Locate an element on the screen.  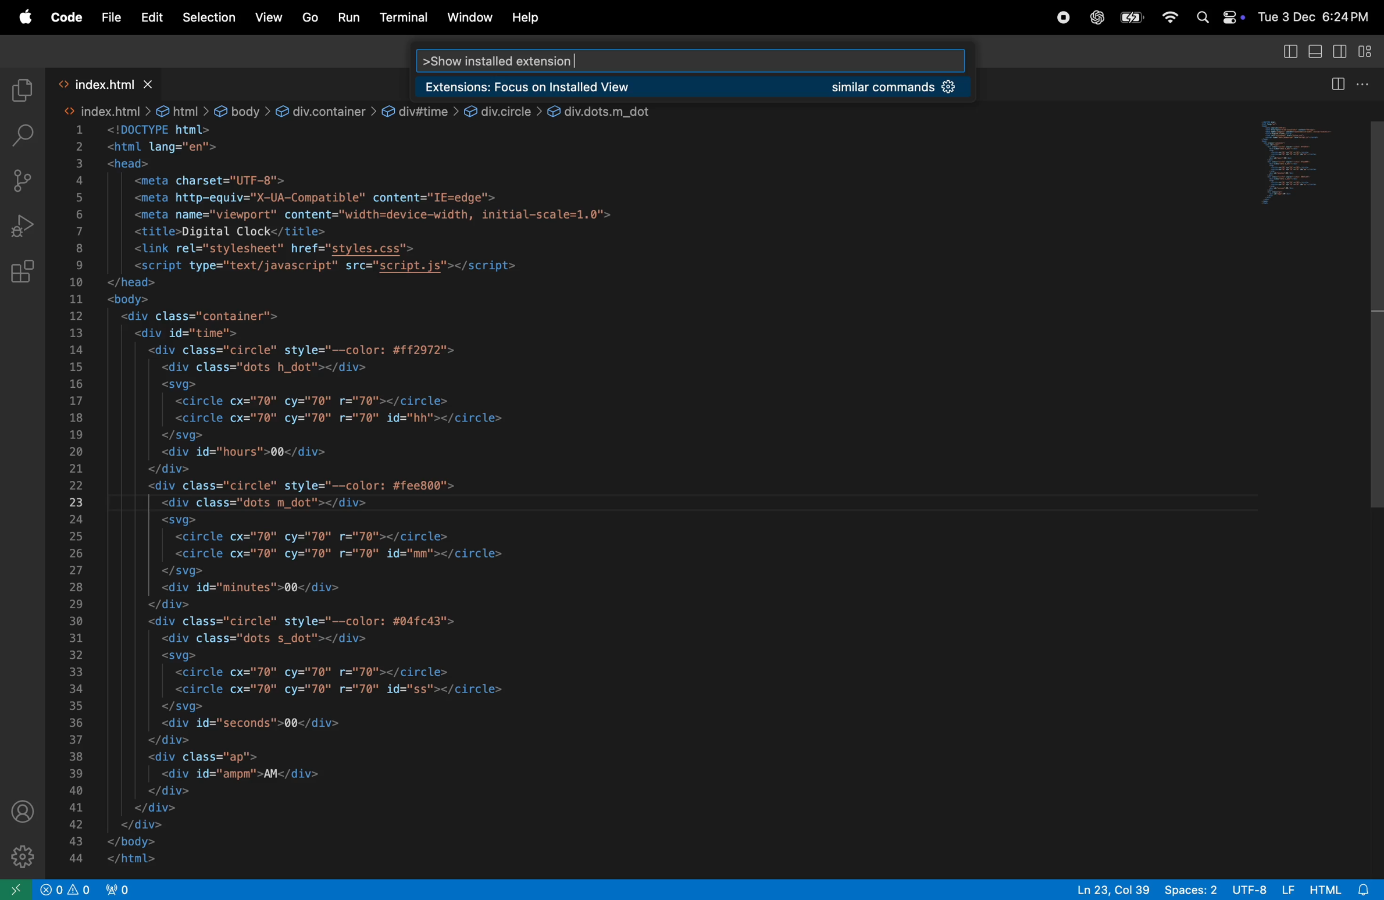
typing cursor is located at coordinates (579, 55).